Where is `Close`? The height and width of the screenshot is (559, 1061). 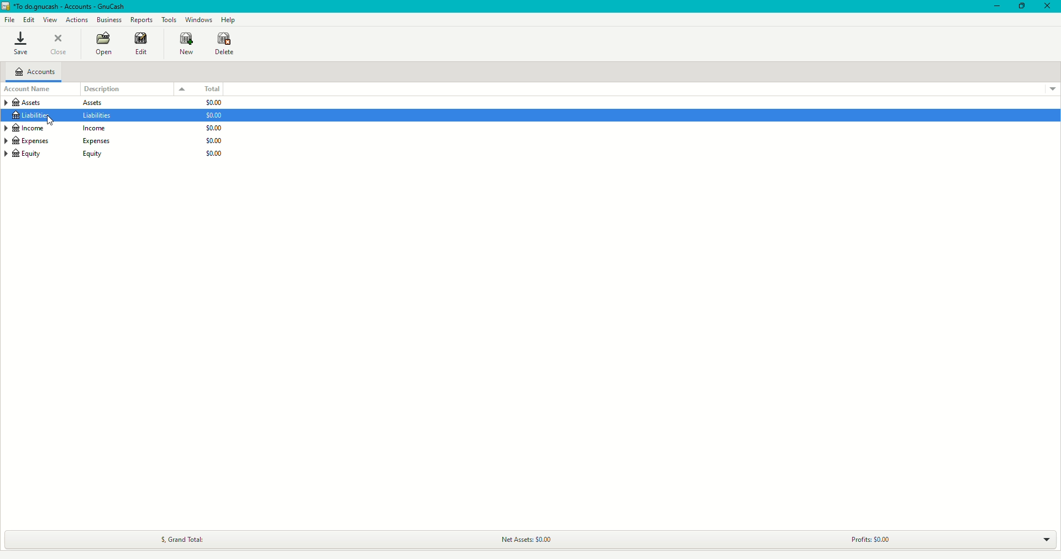 Close is located at coordinates (61, 45).